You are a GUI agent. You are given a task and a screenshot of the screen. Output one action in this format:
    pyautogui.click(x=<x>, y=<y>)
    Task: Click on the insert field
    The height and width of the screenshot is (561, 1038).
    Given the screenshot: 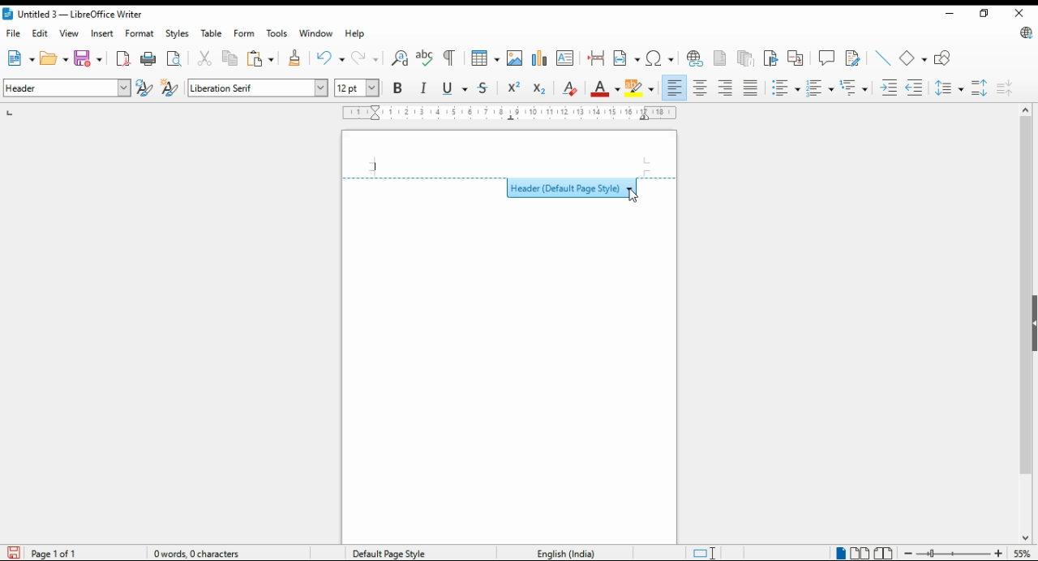 What is the action you would take?
    pyautogui.click(x=627, y=58)
    